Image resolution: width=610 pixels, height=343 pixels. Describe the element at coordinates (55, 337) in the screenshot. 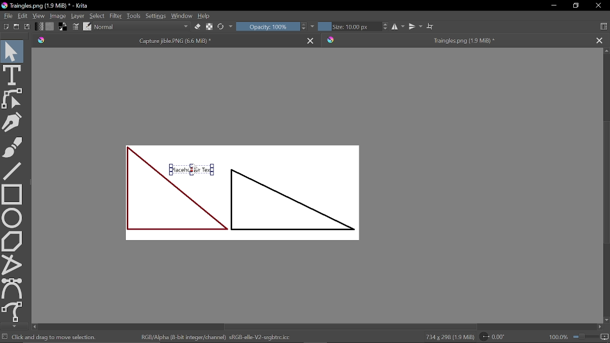

I see `Click and drag to move selection.` at that location.